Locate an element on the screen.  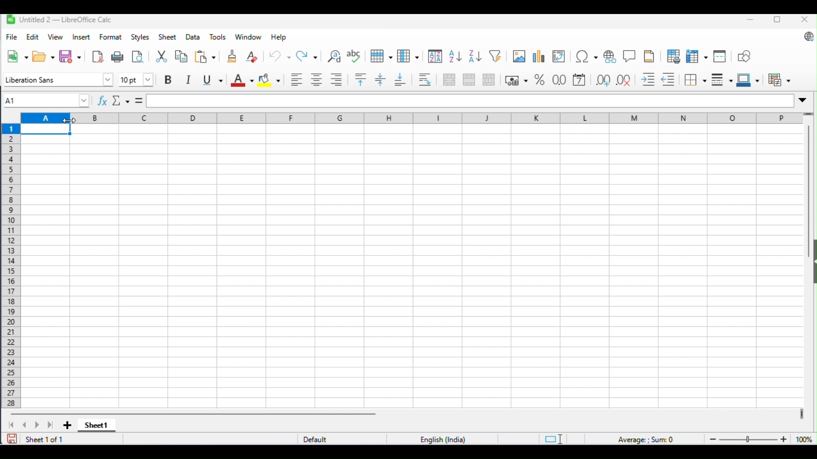
horizontal scroll bar is located at coordinates (197, 414).